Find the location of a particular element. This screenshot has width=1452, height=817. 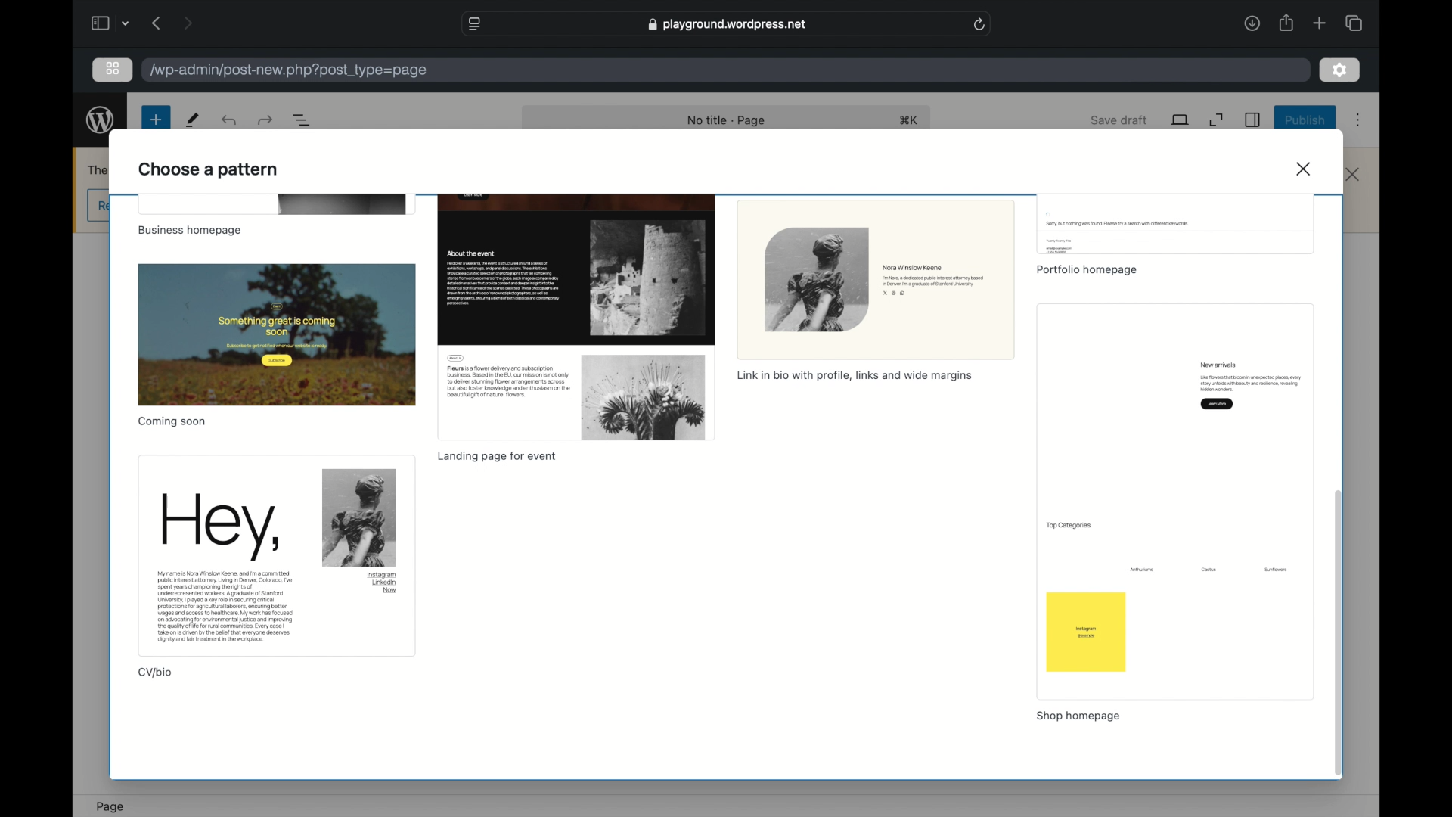

wordpress is located at coordinates (101, 122).